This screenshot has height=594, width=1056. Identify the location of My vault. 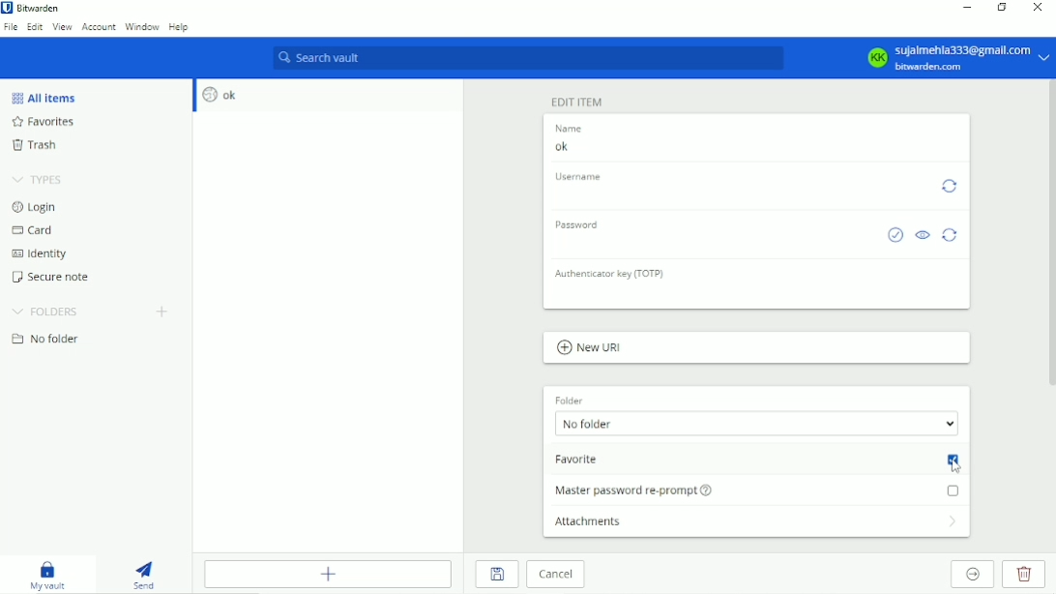
(51, 574).